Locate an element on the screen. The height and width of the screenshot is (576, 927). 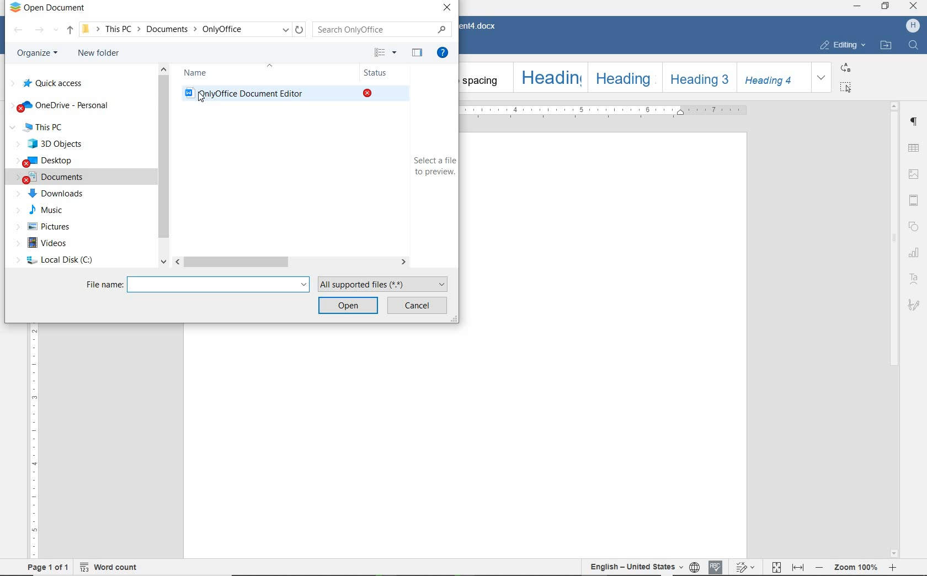
new folder is located at coordinates (98, 54).